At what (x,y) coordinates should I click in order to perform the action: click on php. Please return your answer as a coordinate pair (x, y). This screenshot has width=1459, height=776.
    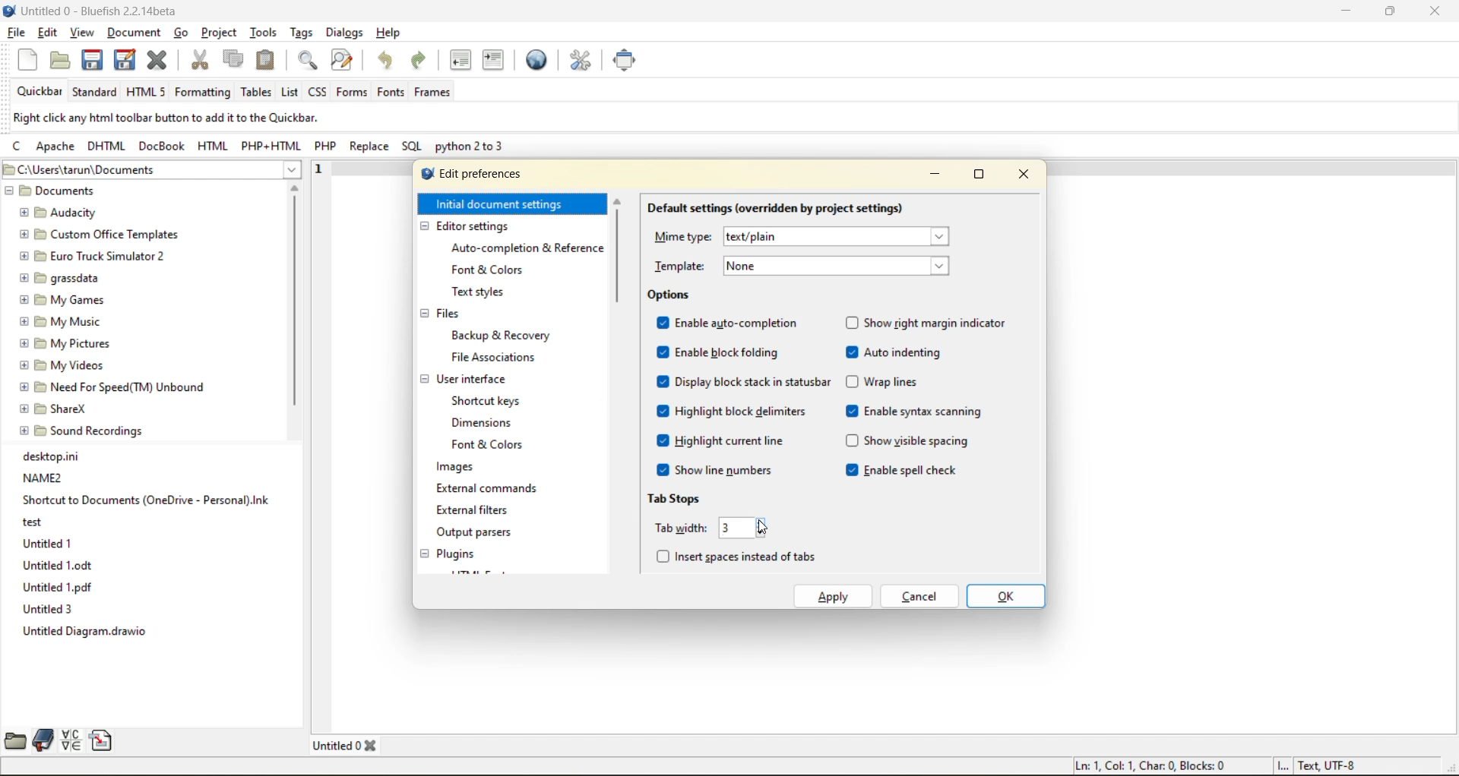
    Looking at the image, I should click on (326, 147).